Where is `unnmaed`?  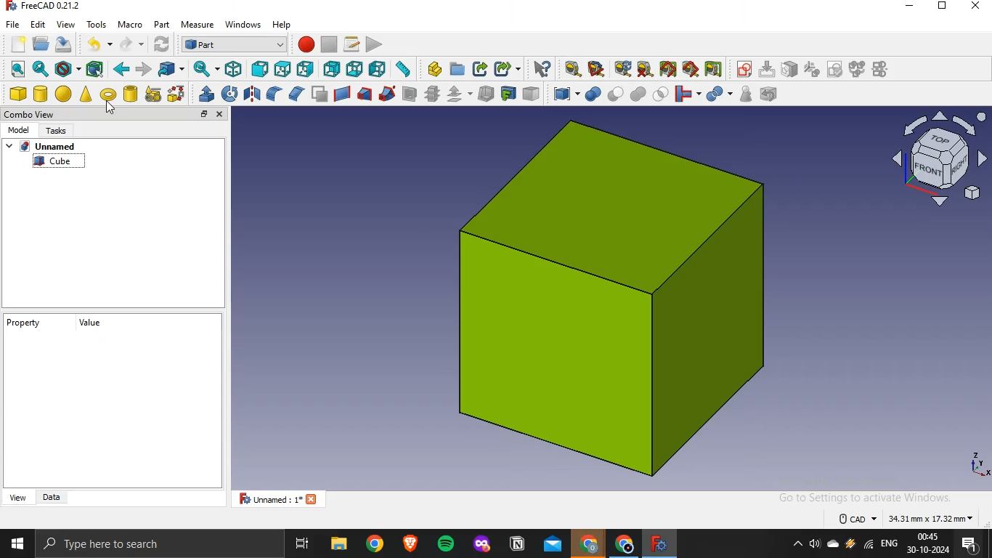
unnmaed is located at coordinates (55, 147).